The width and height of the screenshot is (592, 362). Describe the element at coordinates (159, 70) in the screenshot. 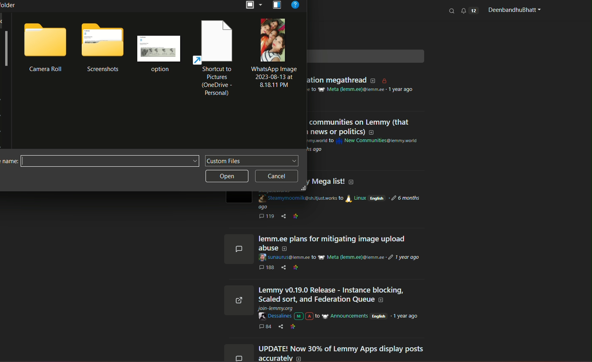

I see `Option` at that location.